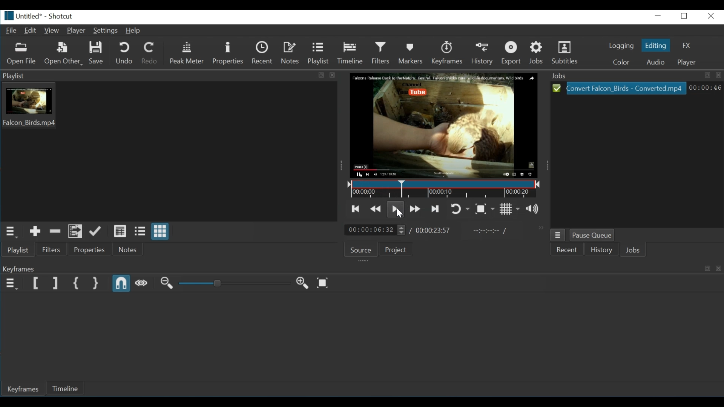 Image resolution: width=724 pixels, height=407 pixels. Describe the element at coordinates (160, 231) in the screenshot. I see `View as icons` at that location.